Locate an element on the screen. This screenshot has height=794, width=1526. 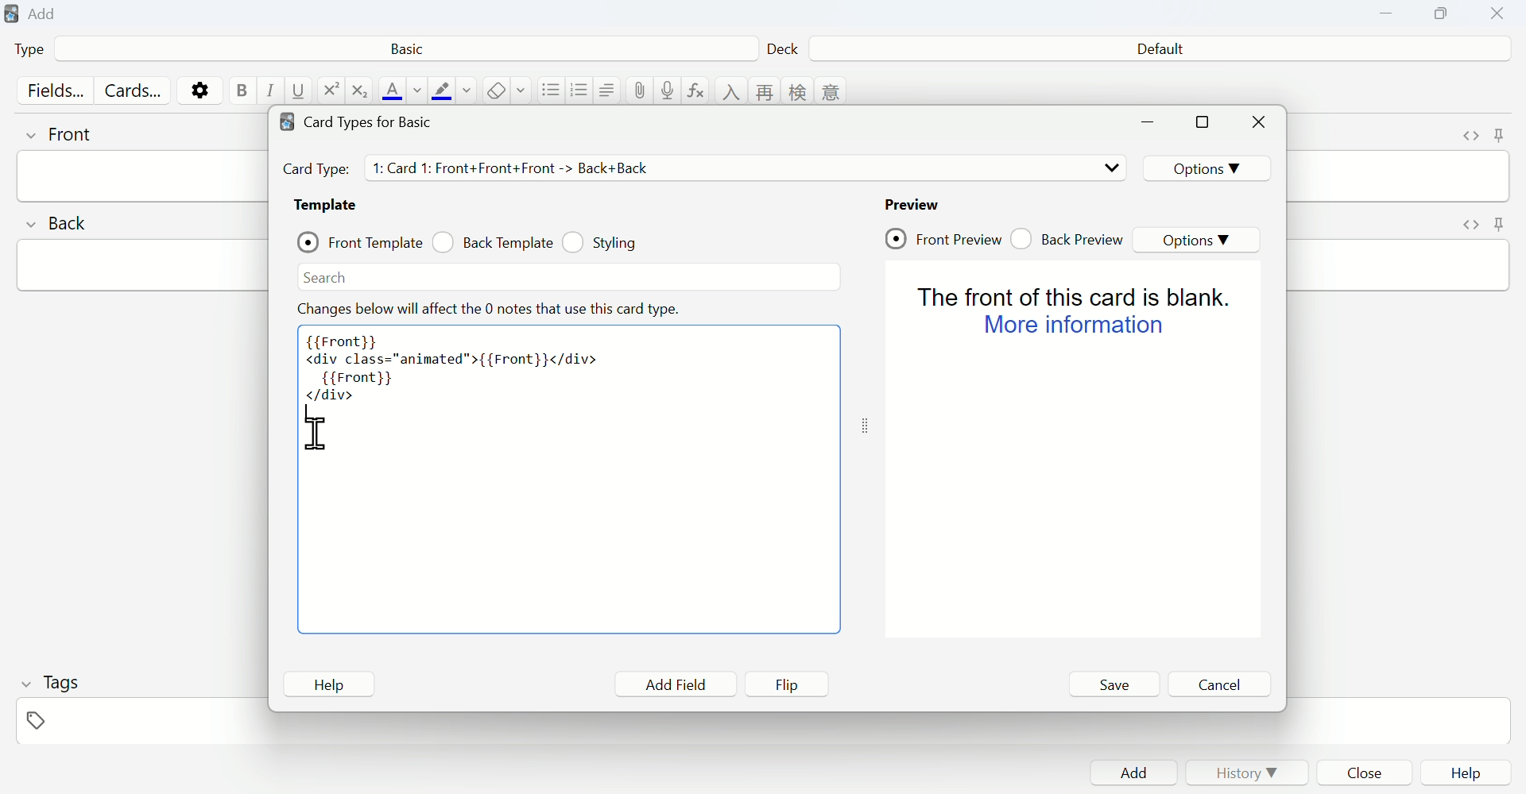
bold text is located at coordinates (241, 91).